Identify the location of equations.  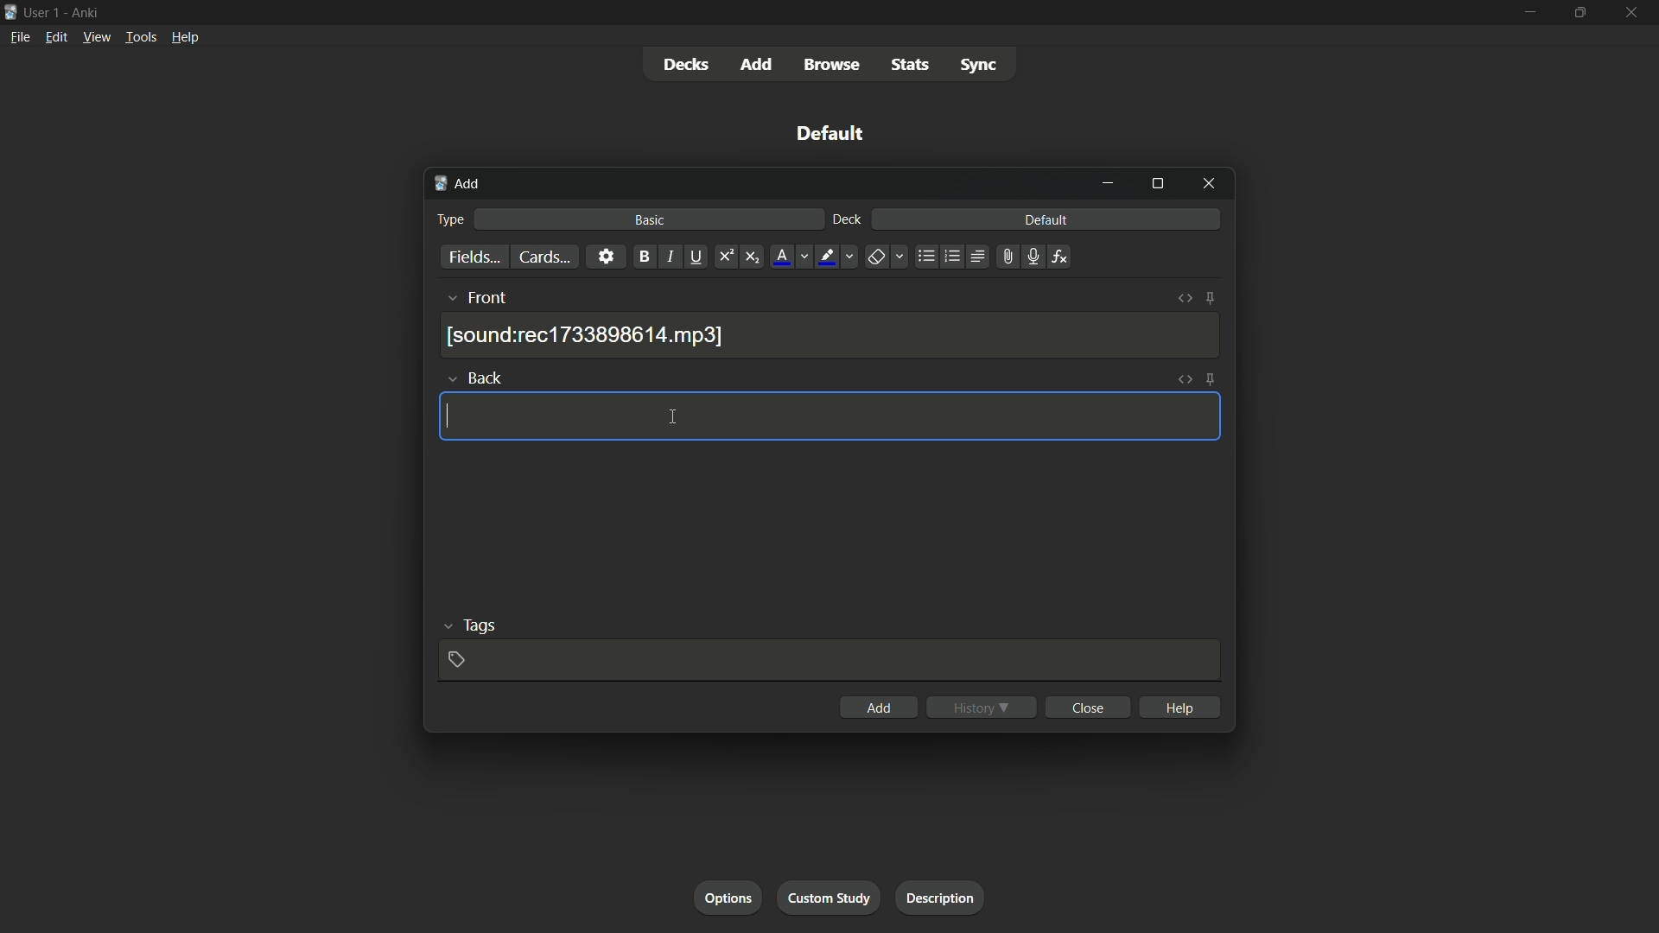
(1059, 257).